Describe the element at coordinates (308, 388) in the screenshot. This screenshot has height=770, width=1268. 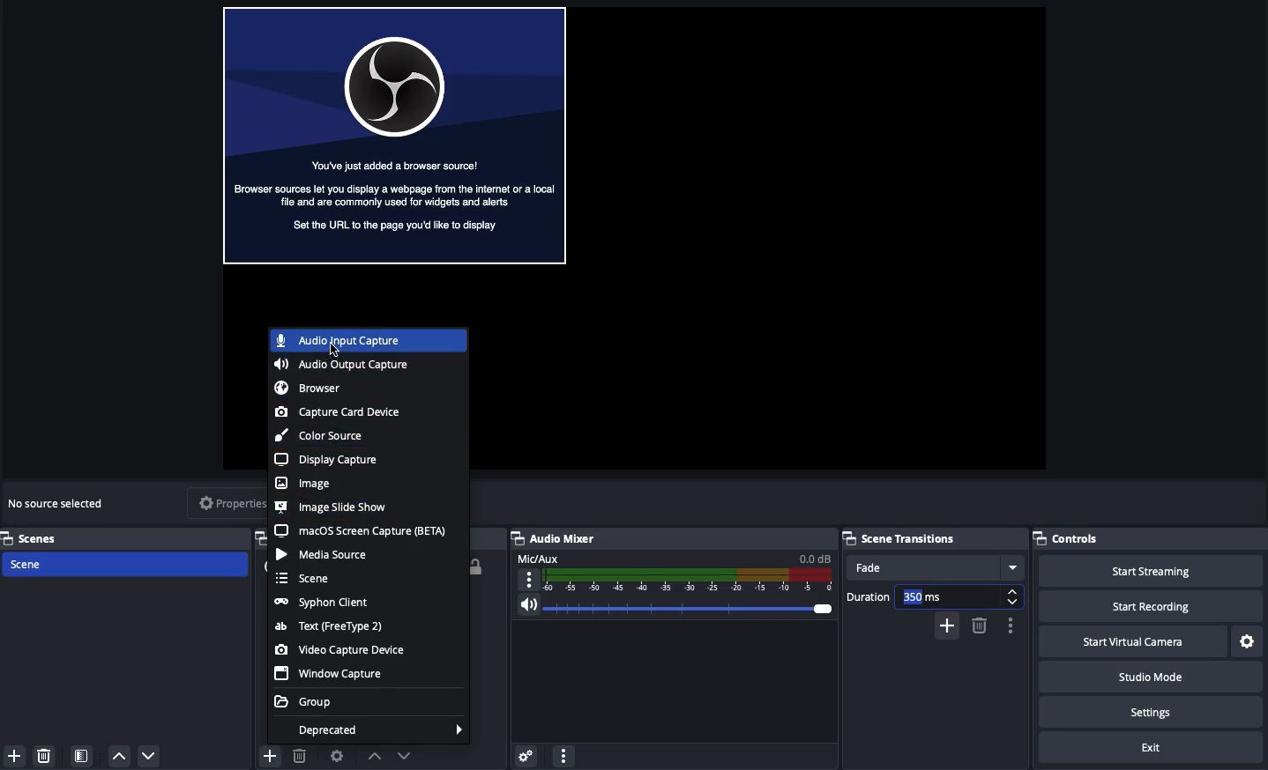
I see `Browser` at that location.